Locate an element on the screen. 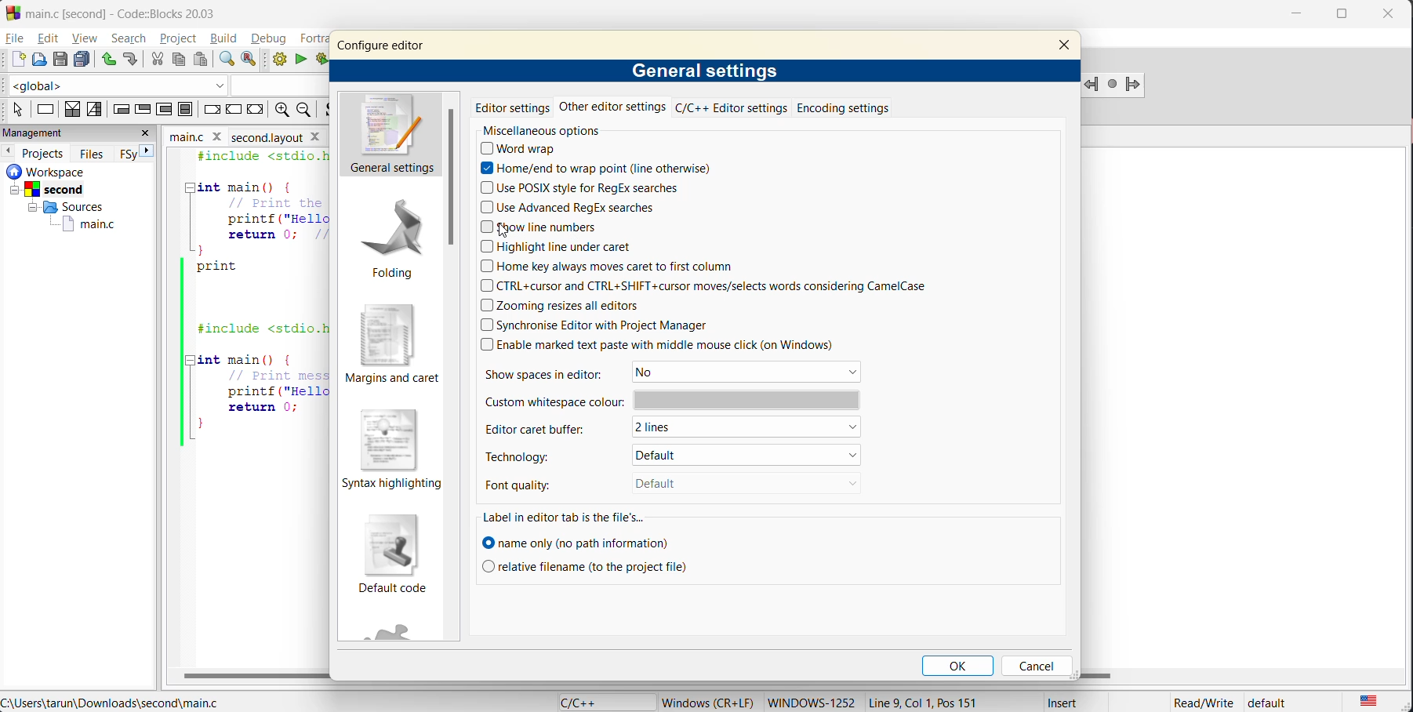 Image resolution: width=1413 pixels, height=712 pixels. configure editor is located at coordinates (381, 45).